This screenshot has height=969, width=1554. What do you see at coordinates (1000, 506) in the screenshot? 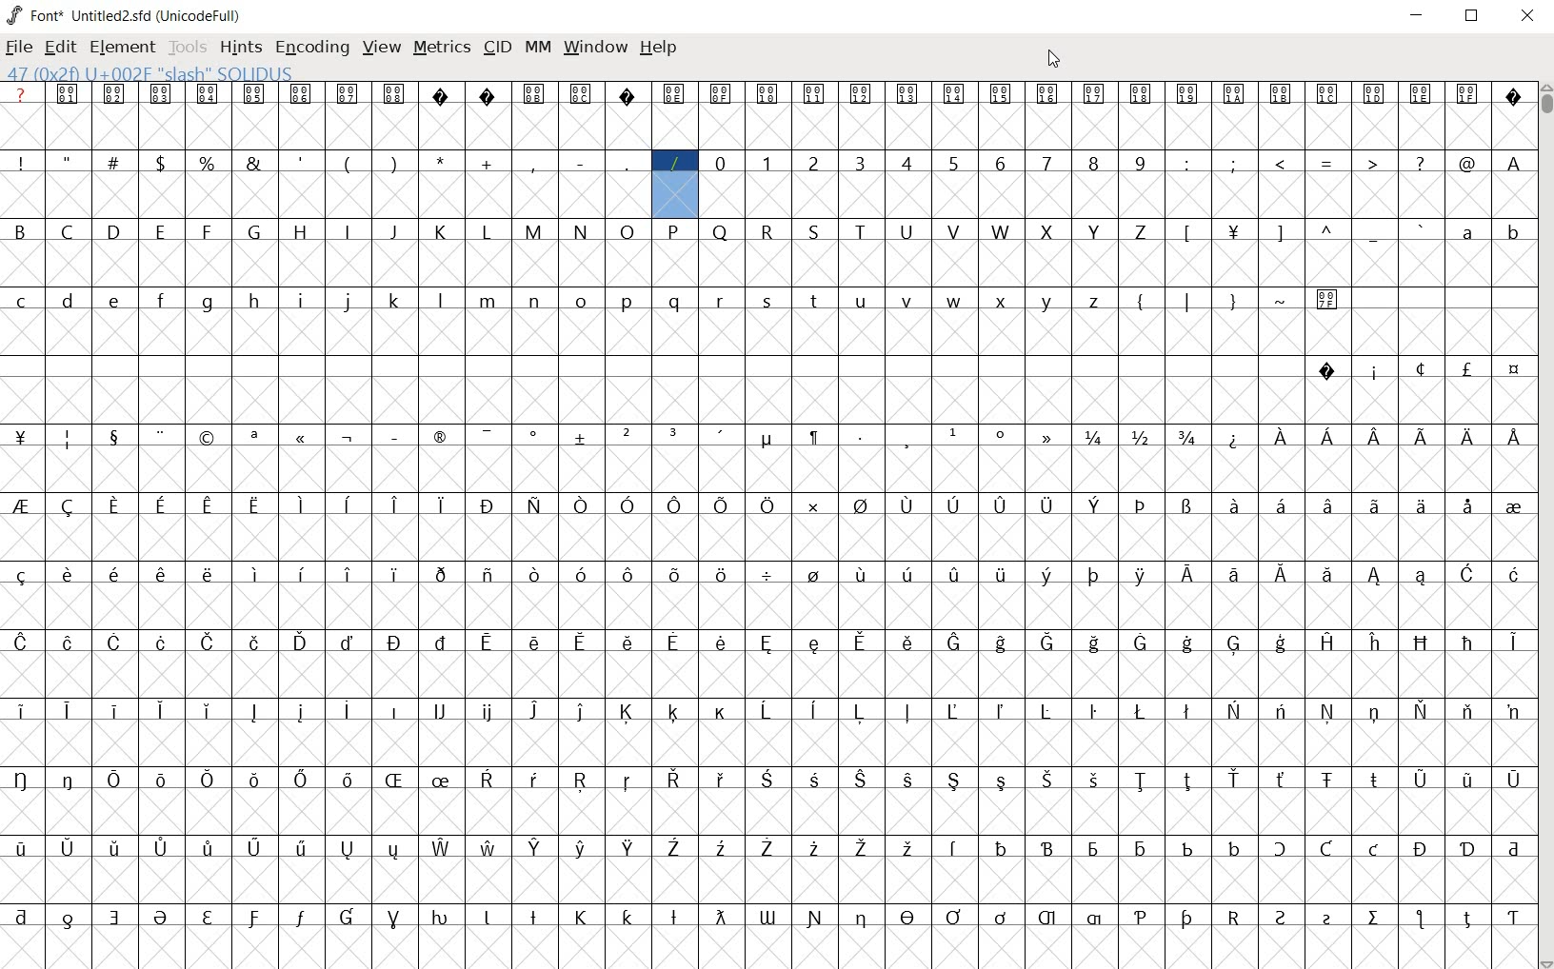
I see `glyph` at bounding box center [1000, 506].